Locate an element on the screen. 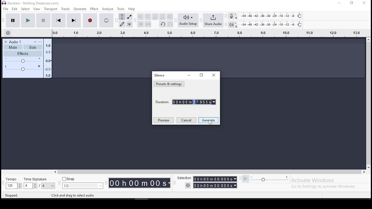 Image resolution: width=372 pixels, height=209 pixels. timeline settings is located at coordinates (9, 33).